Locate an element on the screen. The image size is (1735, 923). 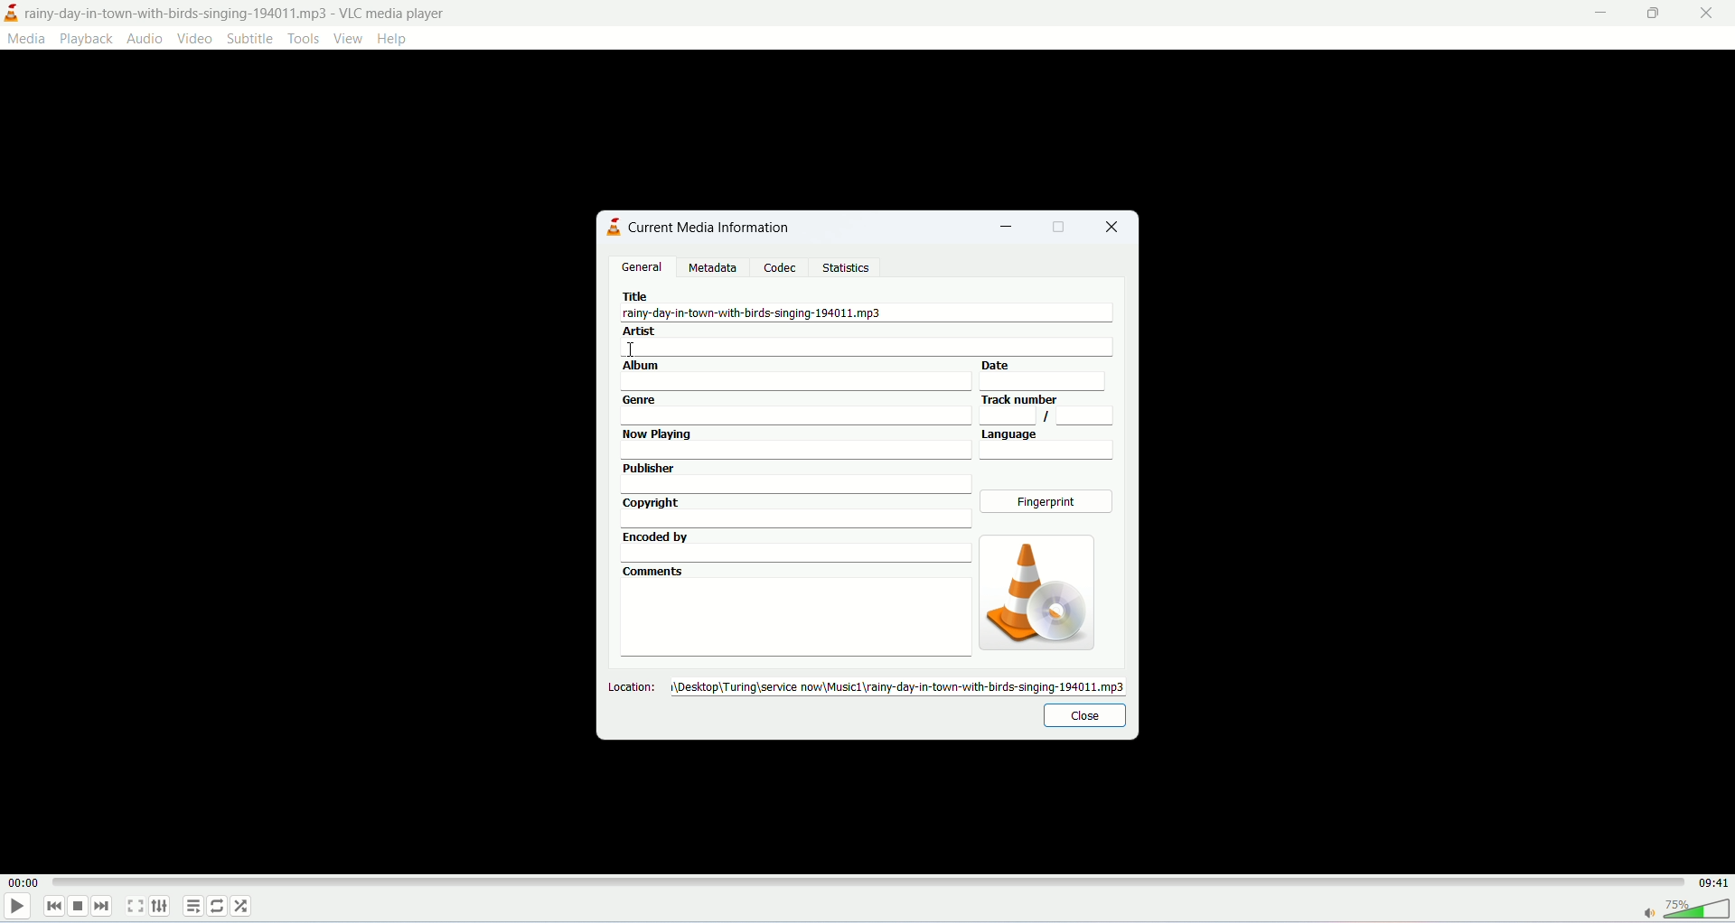
statistics is located at coordinates (847, 266).